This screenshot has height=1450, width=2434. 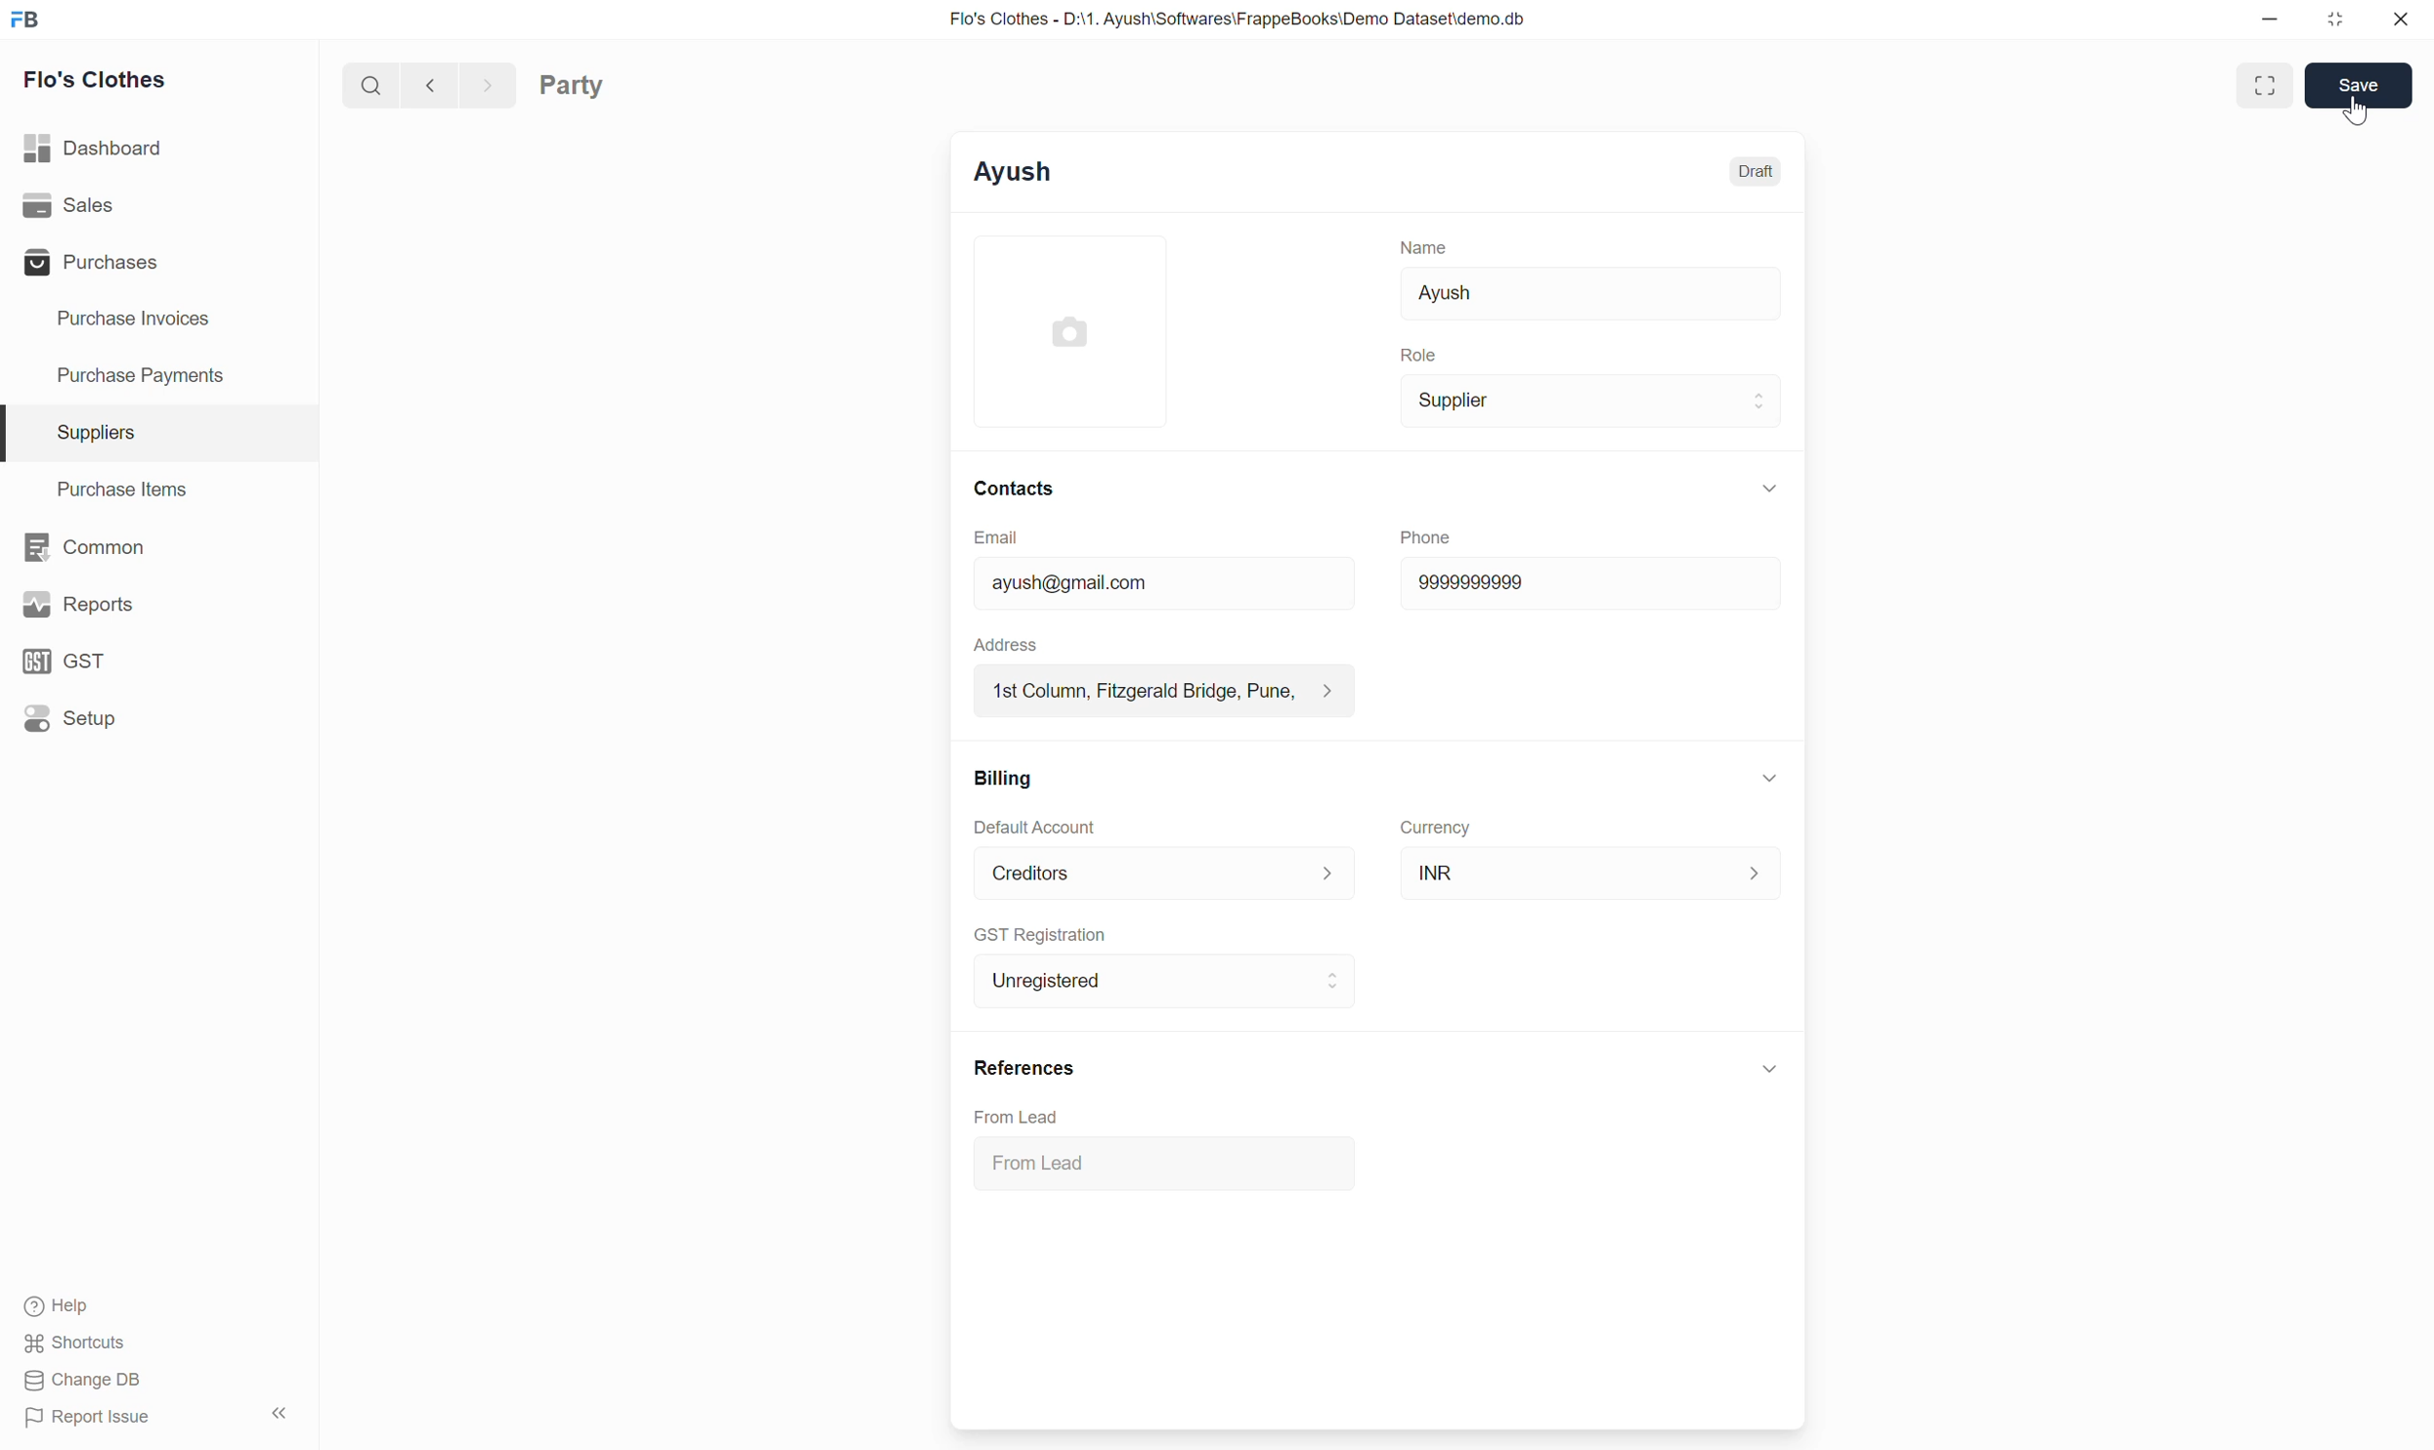 I want to click on Collapse, so click(x=1769, y=489).